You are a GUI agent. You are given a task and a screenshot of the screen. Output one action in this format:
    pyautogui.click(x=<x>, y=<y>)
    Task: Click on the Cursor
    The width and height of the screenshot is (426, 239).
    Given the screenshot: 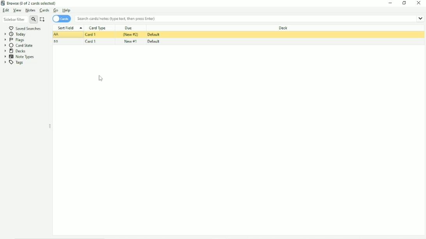 What is the action you would take?
    pyautogui.click(x=102, y=79)
    